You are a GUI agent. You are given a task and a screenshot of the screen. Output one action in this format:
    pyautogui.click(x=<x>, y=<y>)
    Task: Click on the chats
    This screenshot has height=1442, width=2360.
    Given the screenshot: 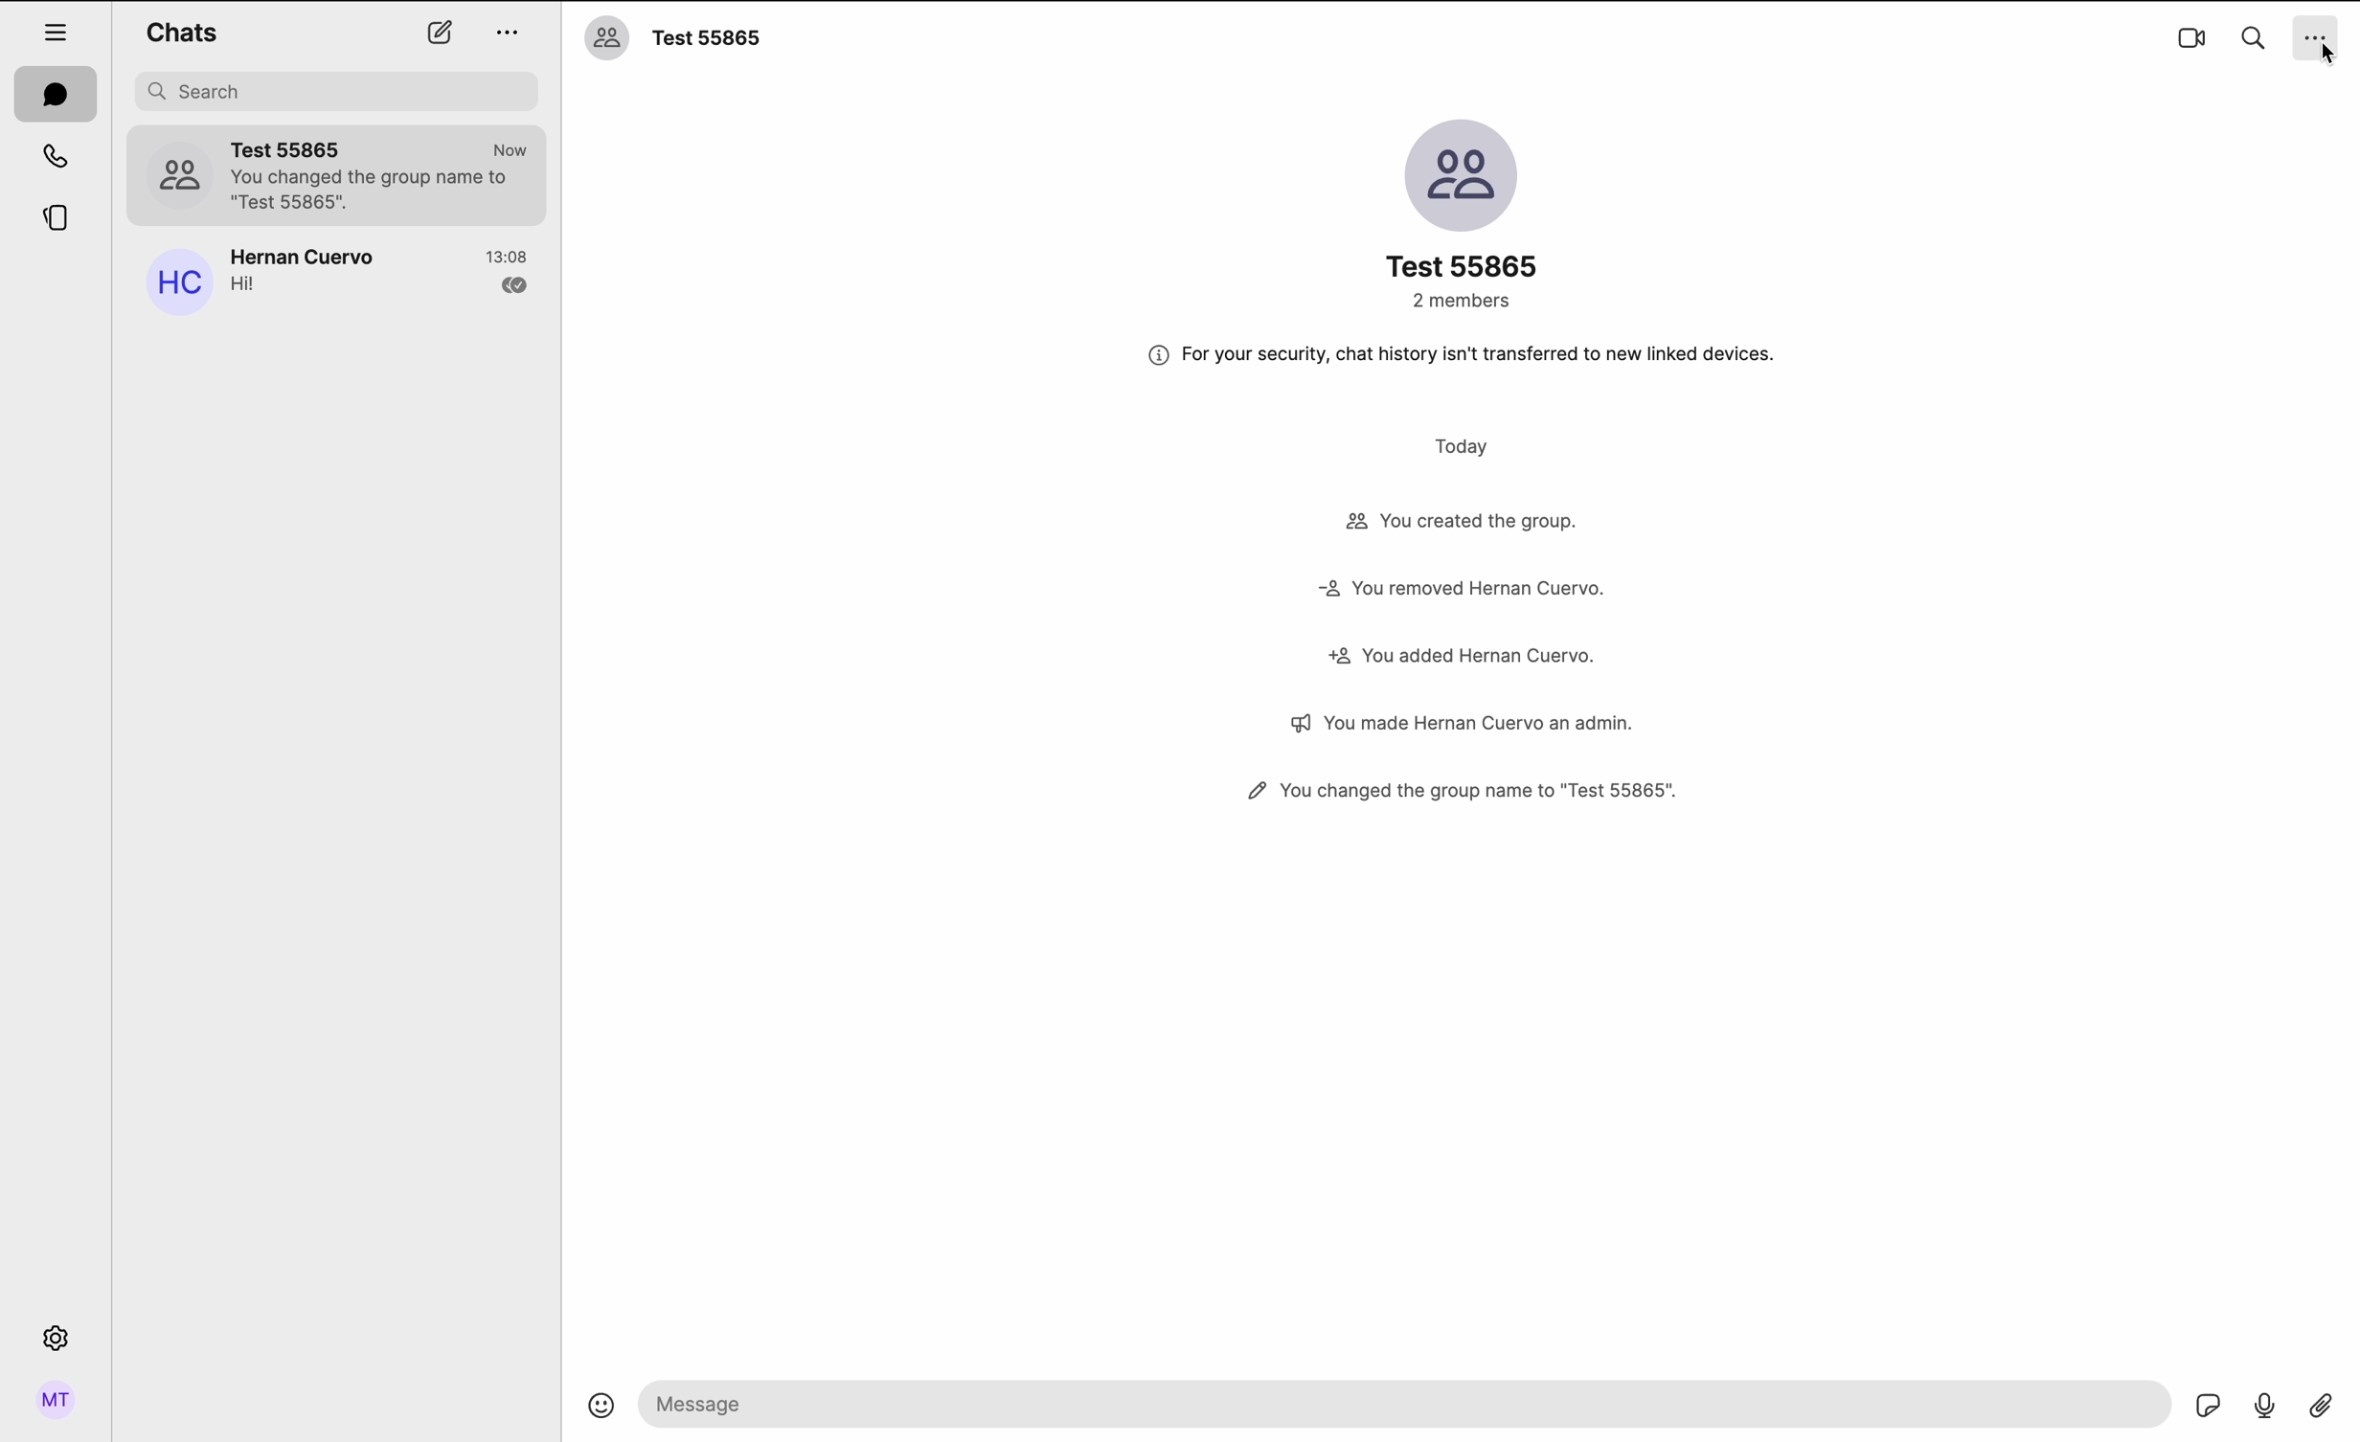 What is the action you would take?
    pyautogui.click(x=55, y=93)
    